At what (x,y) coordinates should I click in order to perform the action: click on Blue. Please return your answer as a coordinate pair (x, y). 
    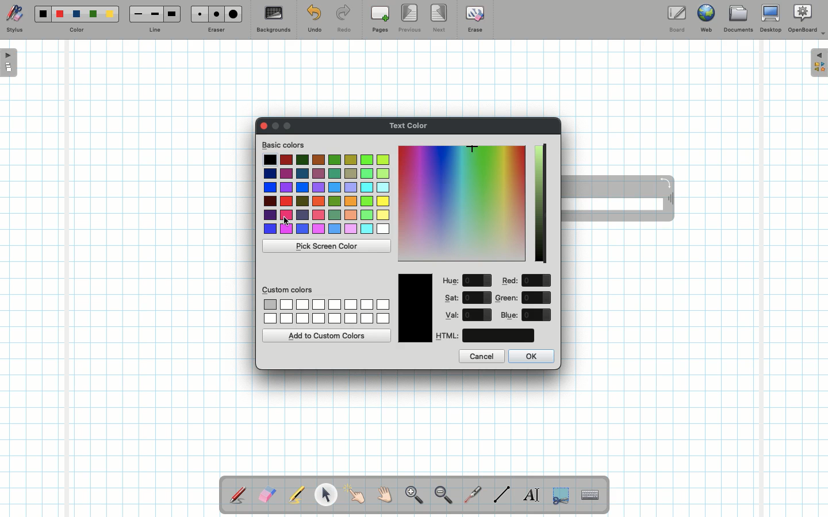
    Looking at the image, I should click on (77, 14).